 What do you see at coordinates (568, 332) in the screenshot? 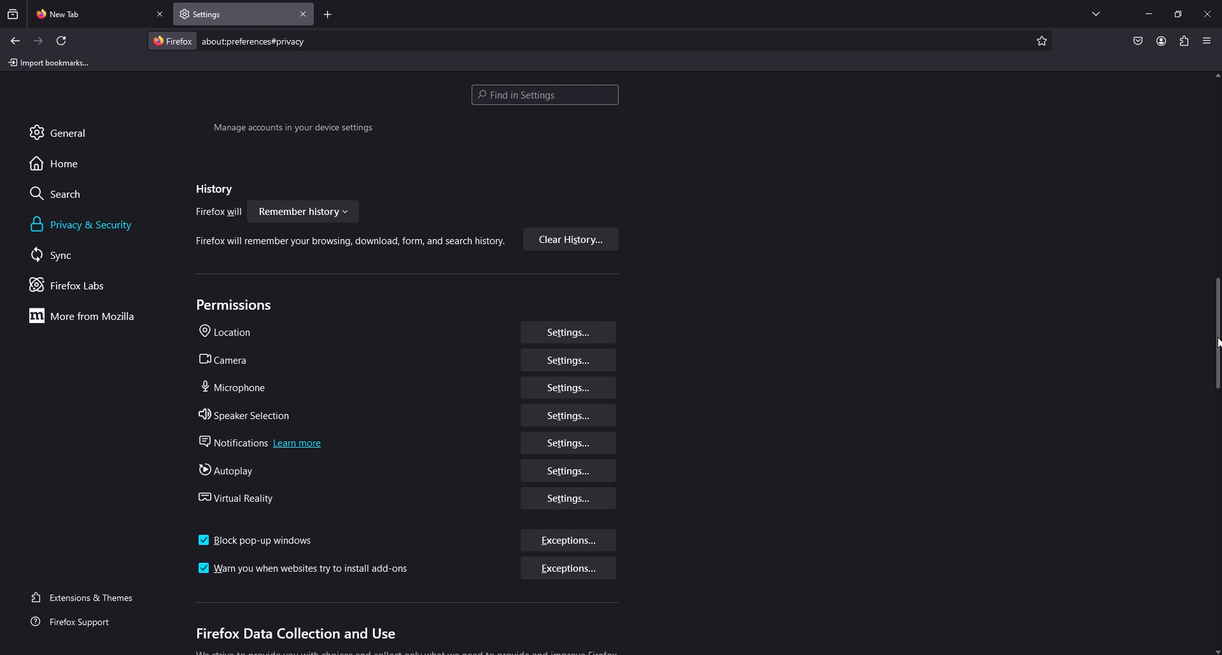
I see `settings` at bounding box center [568, 332].